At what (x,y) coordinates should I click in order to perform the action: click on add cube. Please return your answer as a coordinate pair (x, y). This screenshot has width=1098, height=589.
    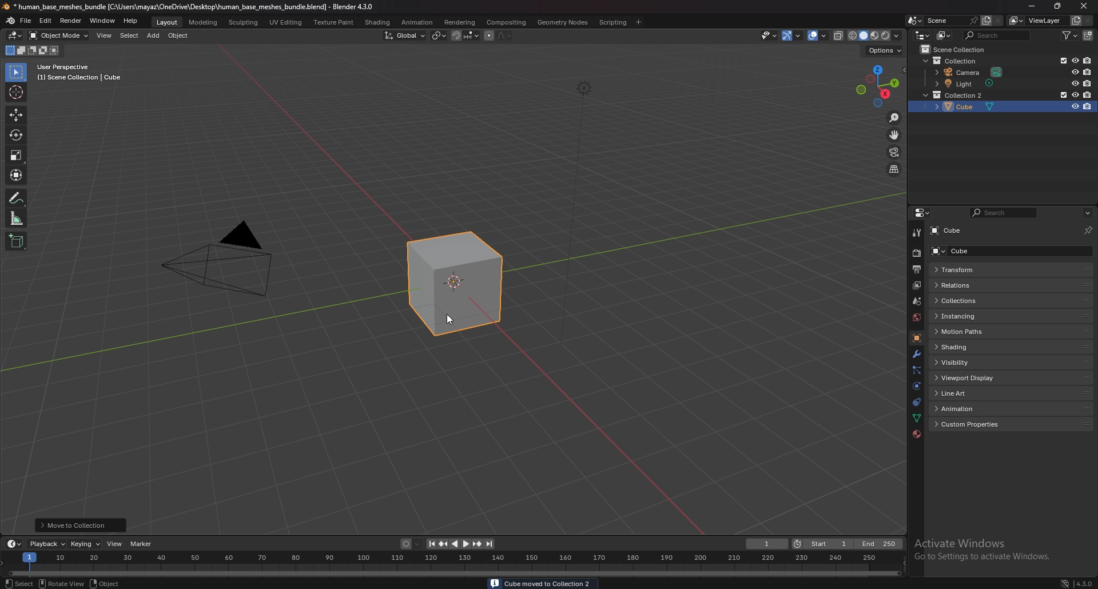
    Looking at the image, I should click on (17, 241).